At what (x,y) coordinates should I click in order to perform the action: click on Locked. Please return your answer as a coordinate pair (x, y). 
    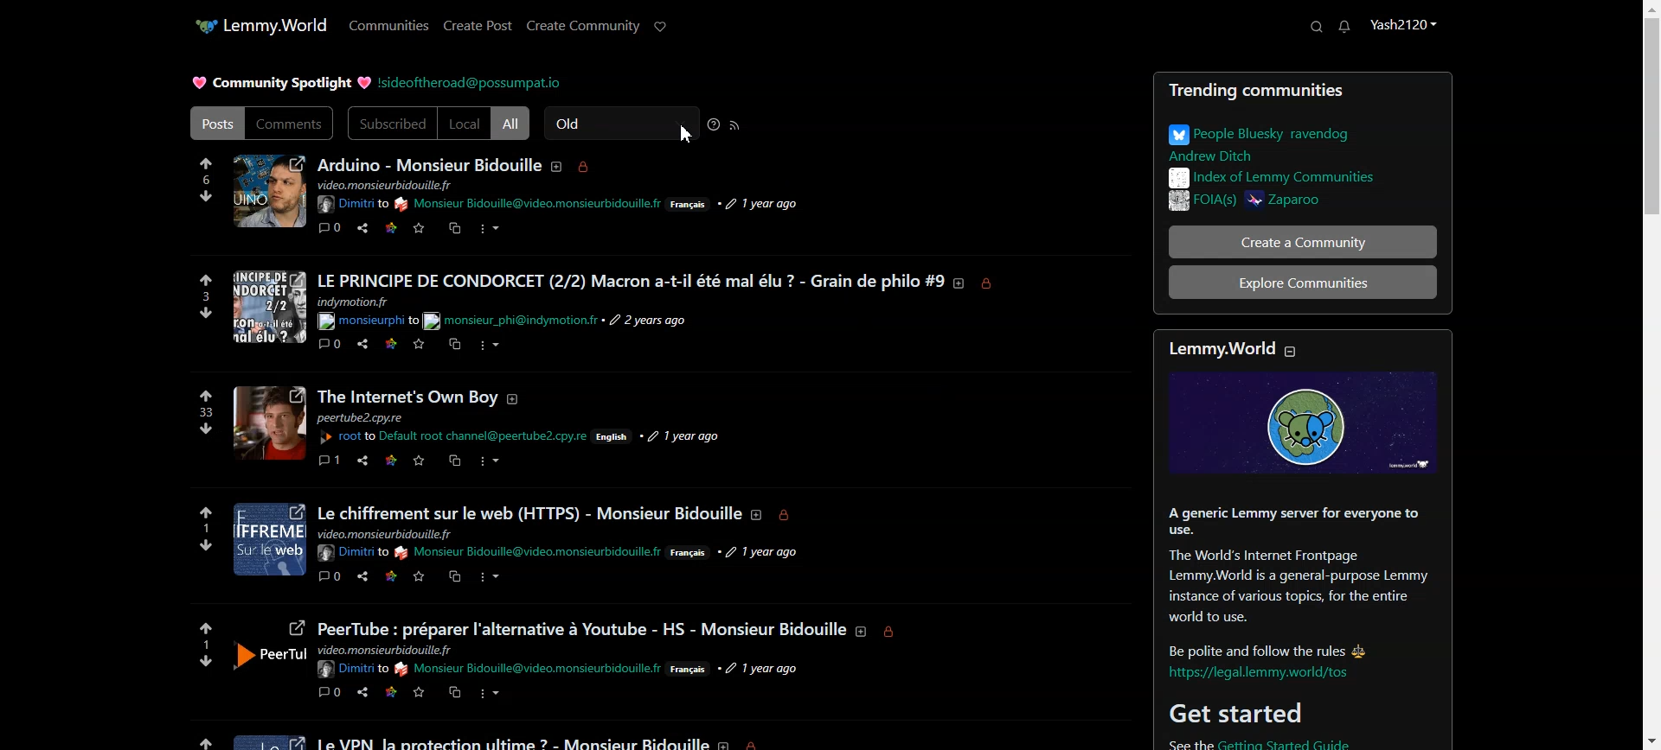
    Looking at the image, I should click on (584, 167).